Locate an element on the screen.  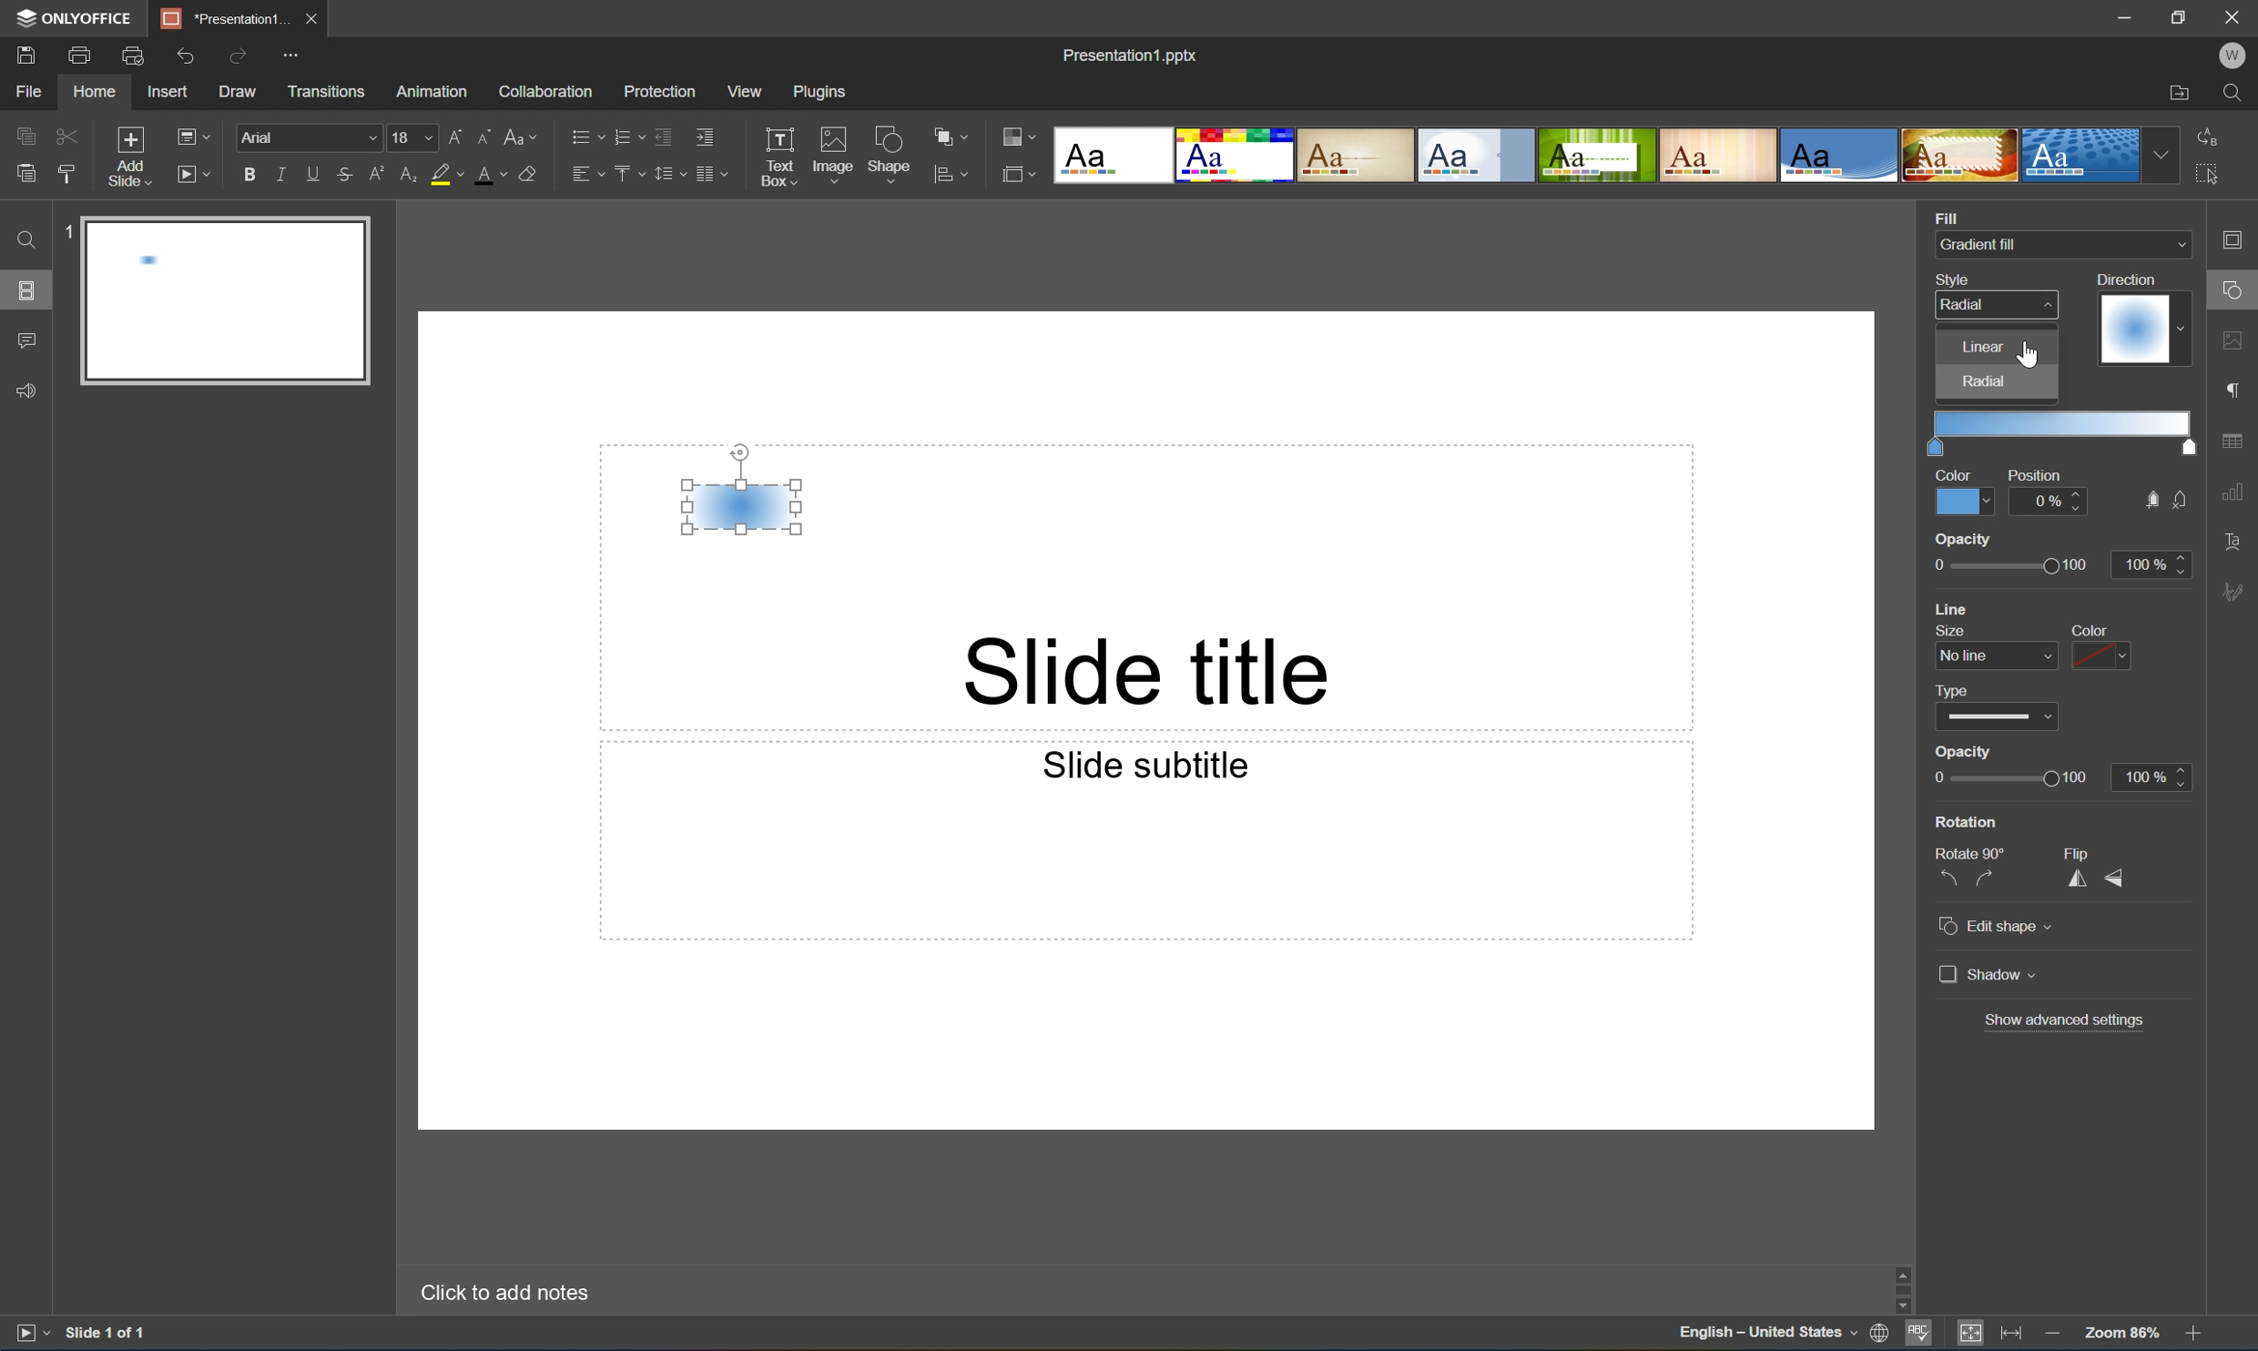
type is located at coordinates (1959, 688).